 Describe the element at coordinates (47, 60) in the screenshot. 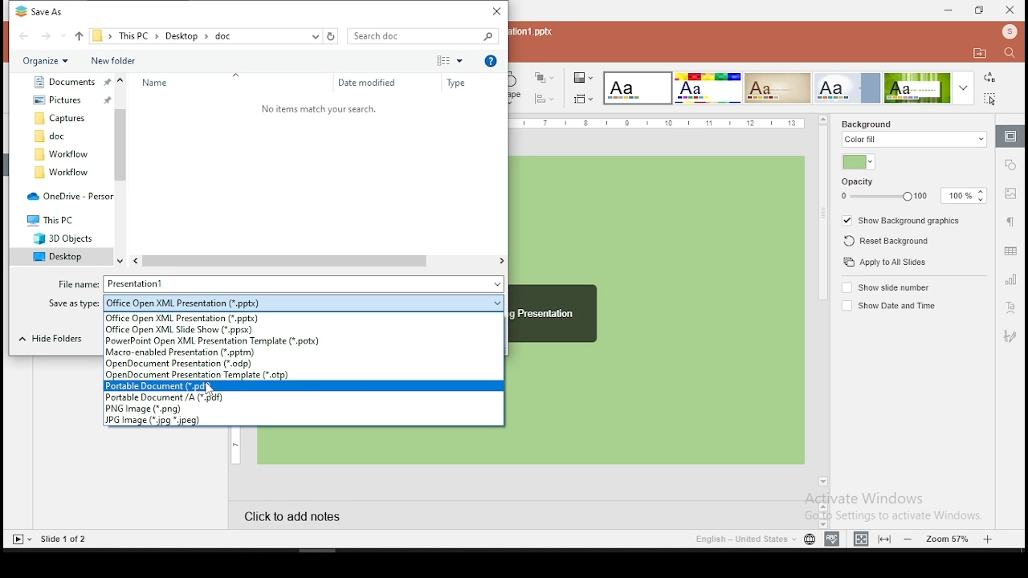

I see `Organize` at that location.